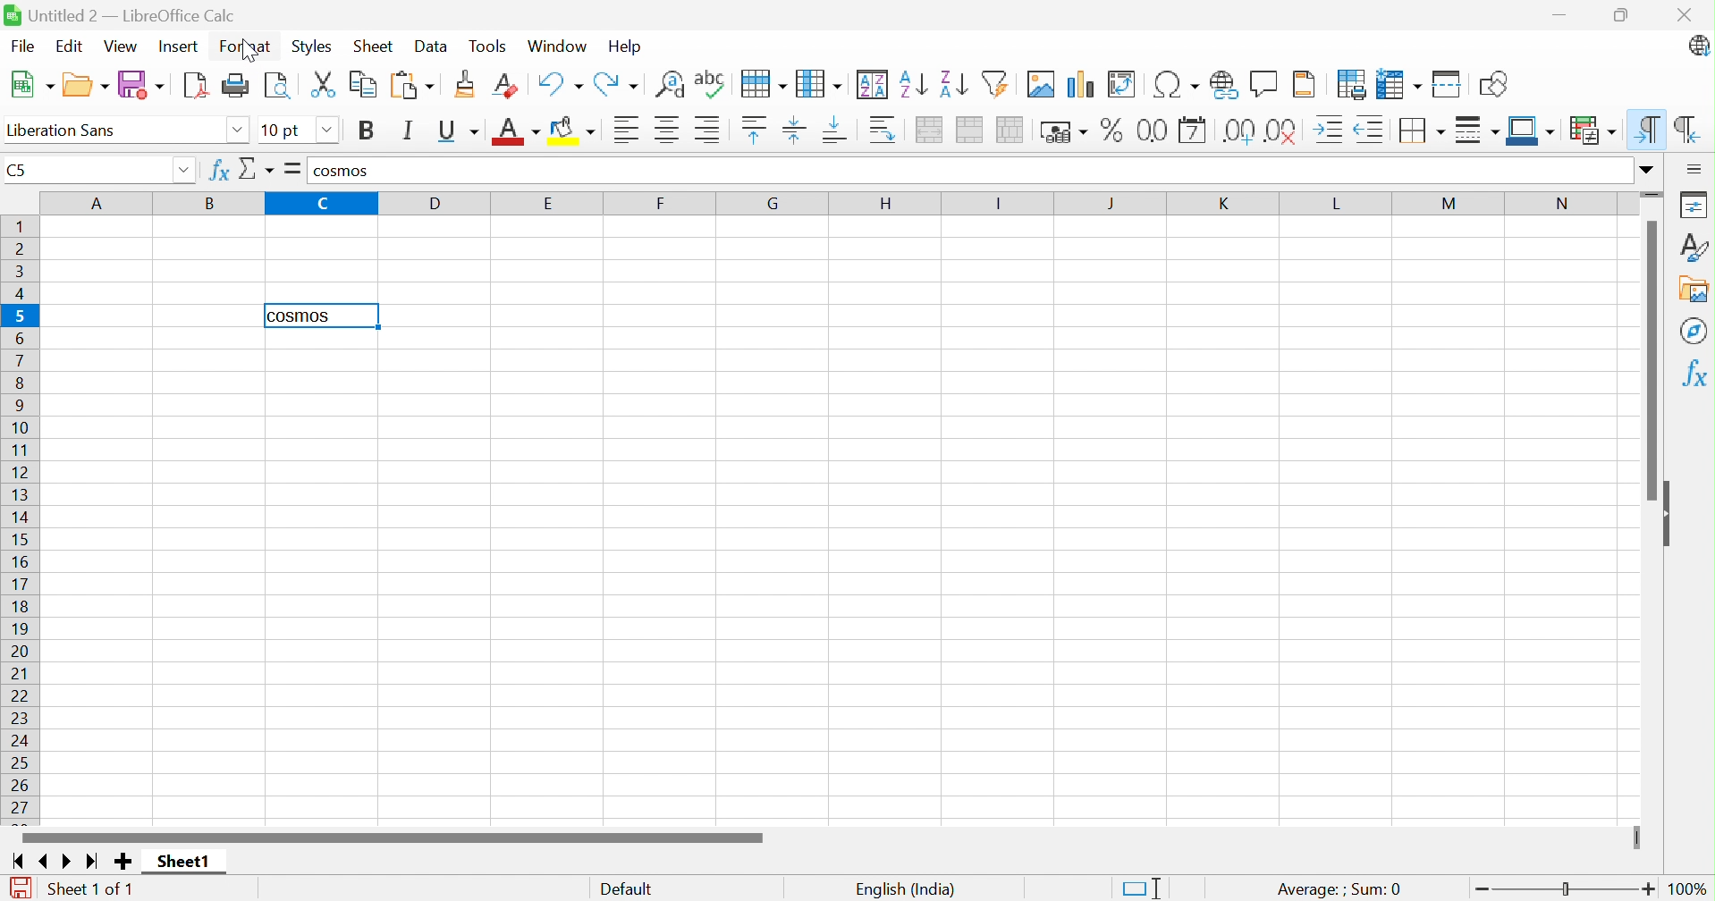 The image size is (1715, 901). Describe the element at coordinates (1637, 838) in the screenshot. I see `Slider` at that location.